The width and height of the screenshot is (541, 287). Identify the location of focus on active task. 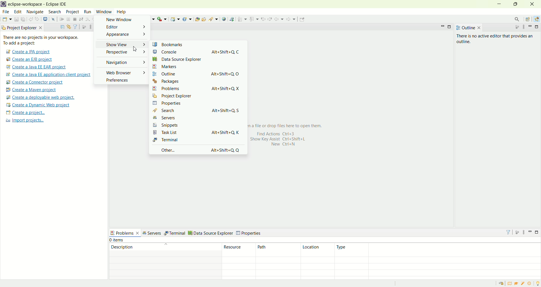
(518, 27).